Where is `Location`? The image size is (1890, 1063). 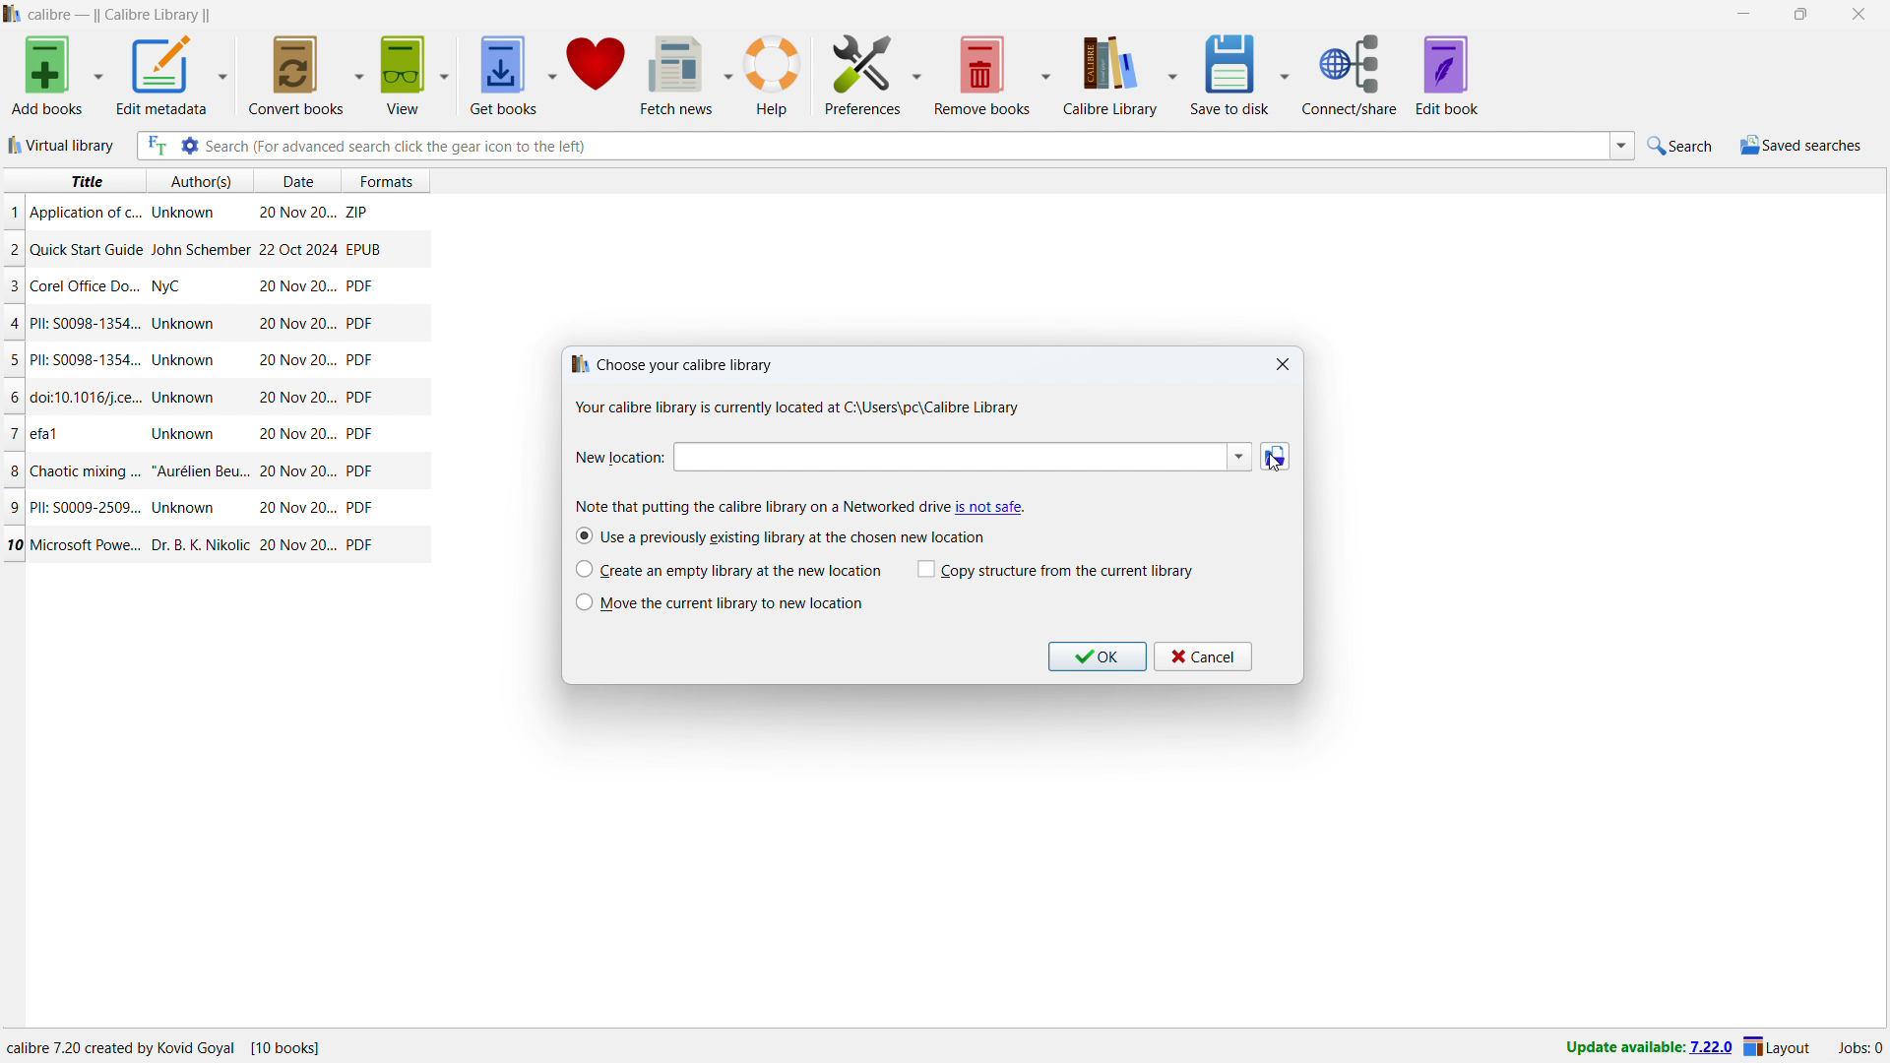
Location is located at coordinates (218, 1048).